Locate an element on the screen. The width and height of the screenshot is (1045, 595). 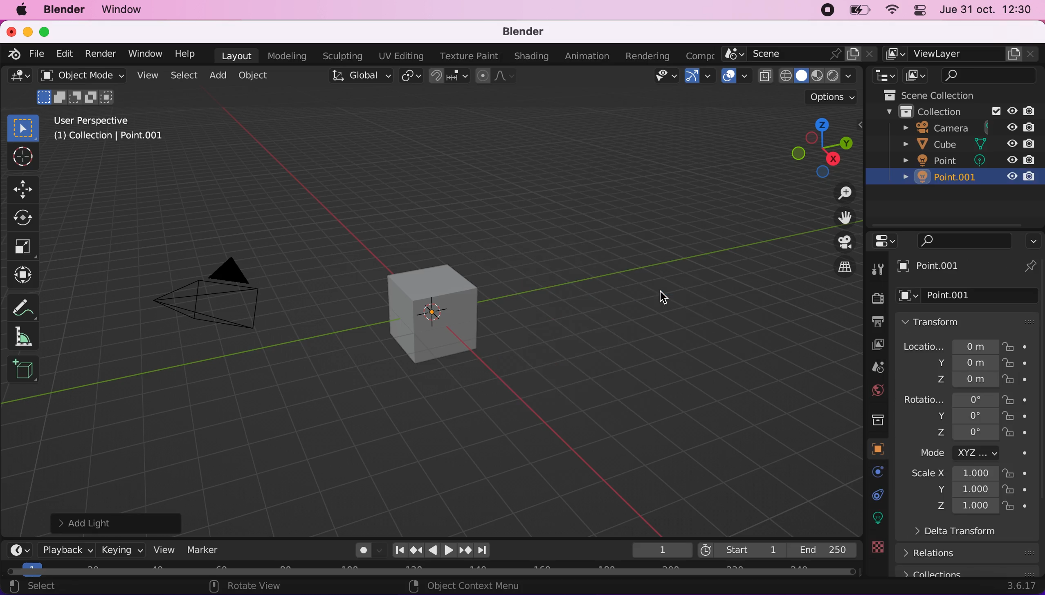
active workspace is located at coordinates (702, 54).